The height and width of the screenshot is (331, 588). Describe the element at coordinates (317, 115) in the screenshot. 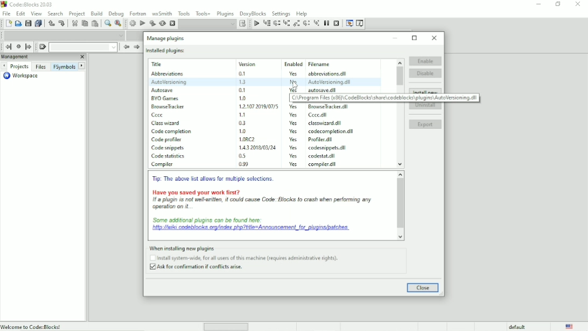

I see `file` at that location.